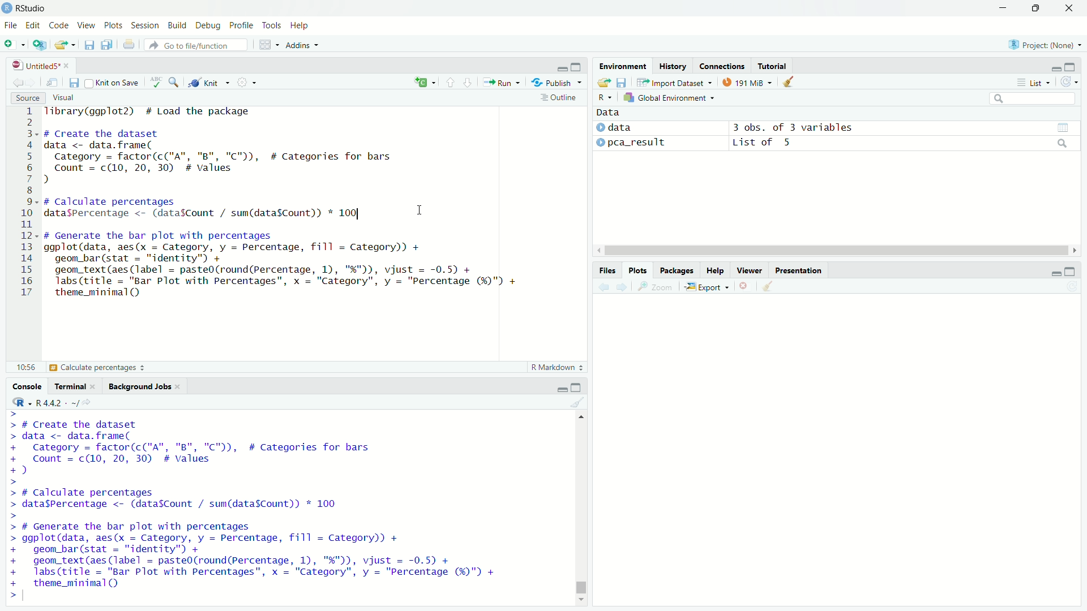 This screenshot has height=611, width=1087. I want to click on File, so click(11, 26).